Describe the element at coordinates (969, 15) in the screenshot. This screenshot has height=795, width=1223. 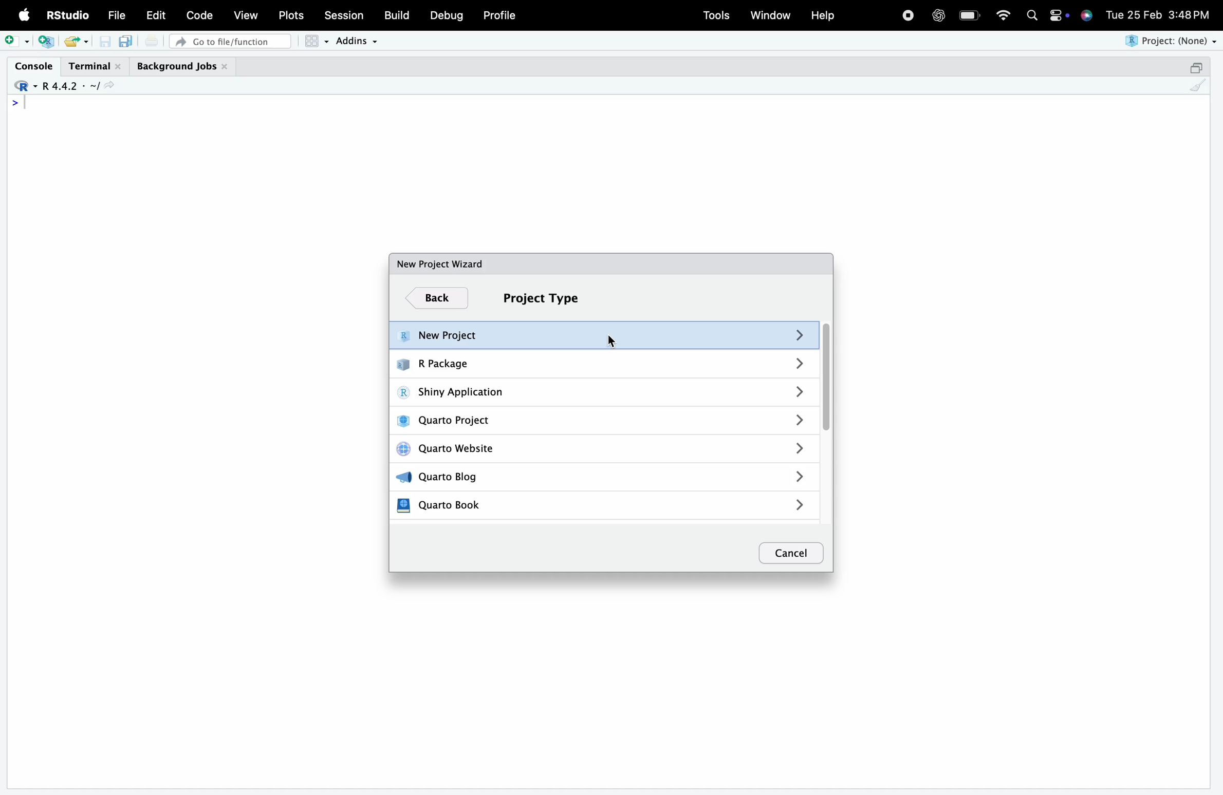
I see `battery` at that location.